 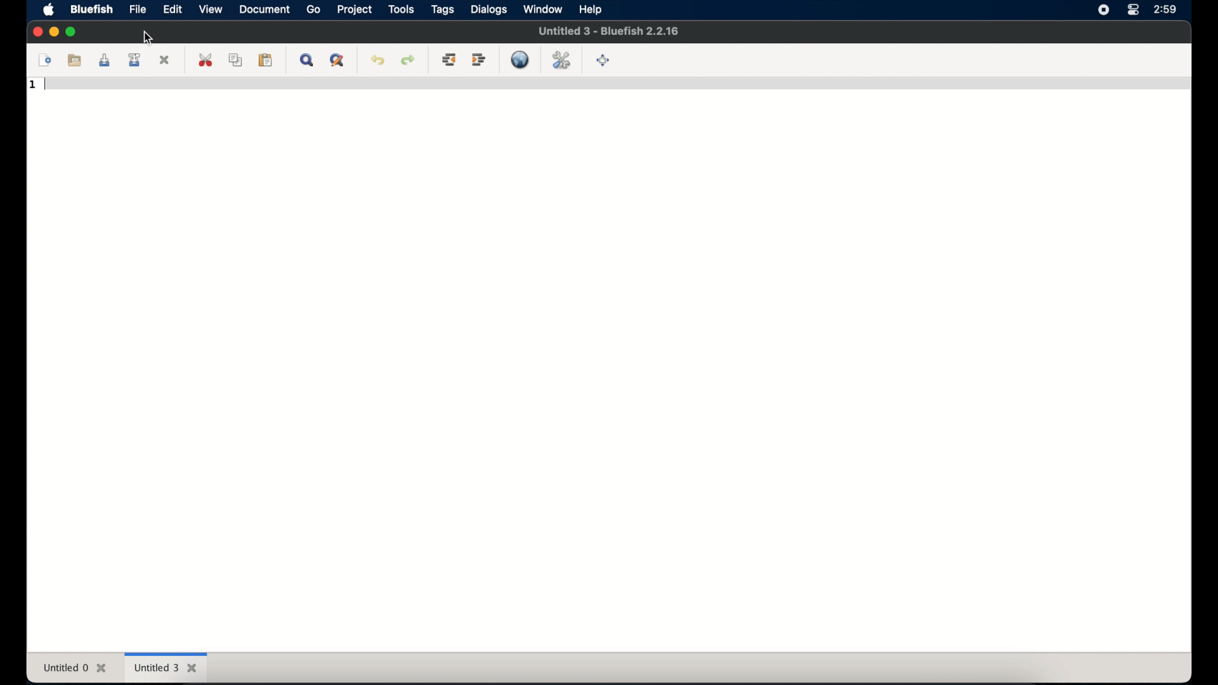 What do you see at coordinates (74, 60) in the screenshot?
I see `open file` at bounding box center [74, 60].